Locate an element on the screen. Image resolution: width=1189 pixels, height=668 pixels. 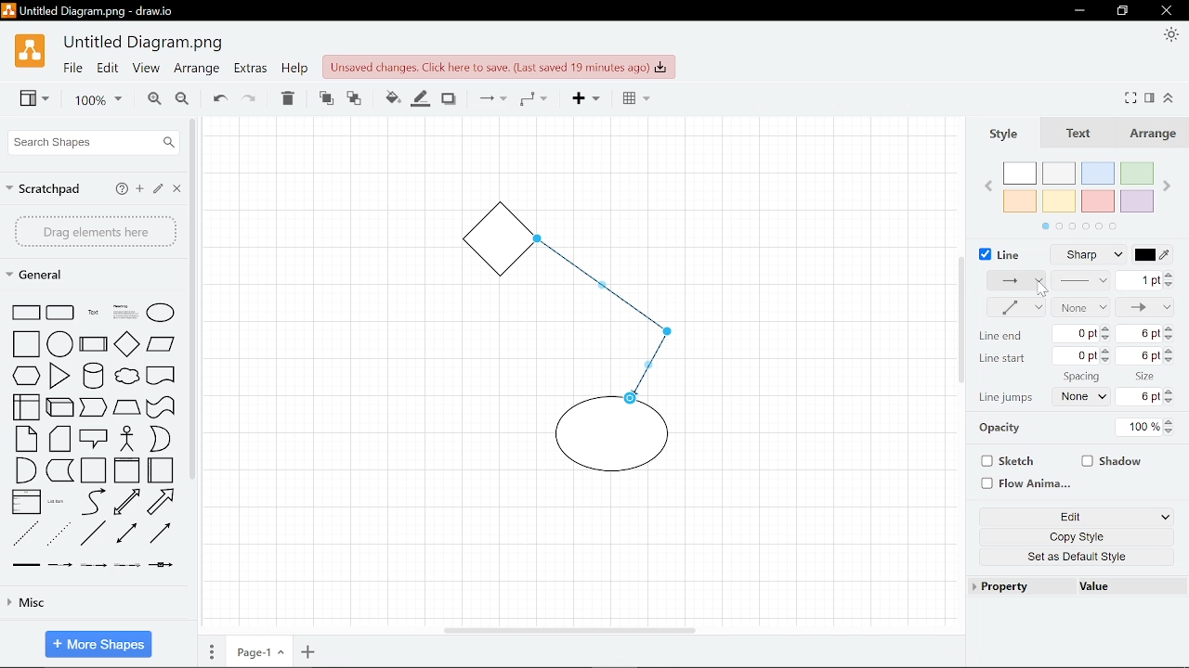
Decrease is located at coordinates (1169, 340).